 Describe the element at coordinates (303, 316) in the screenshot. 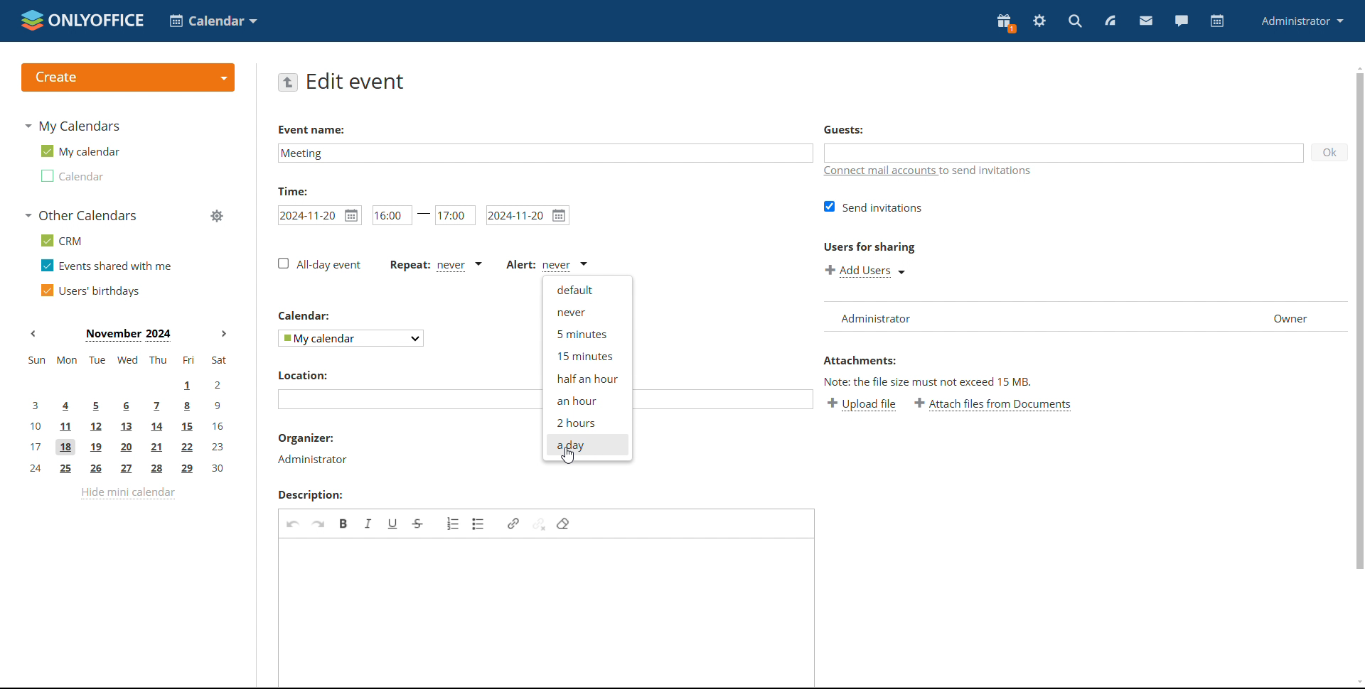

I see `Calendar` at that location.